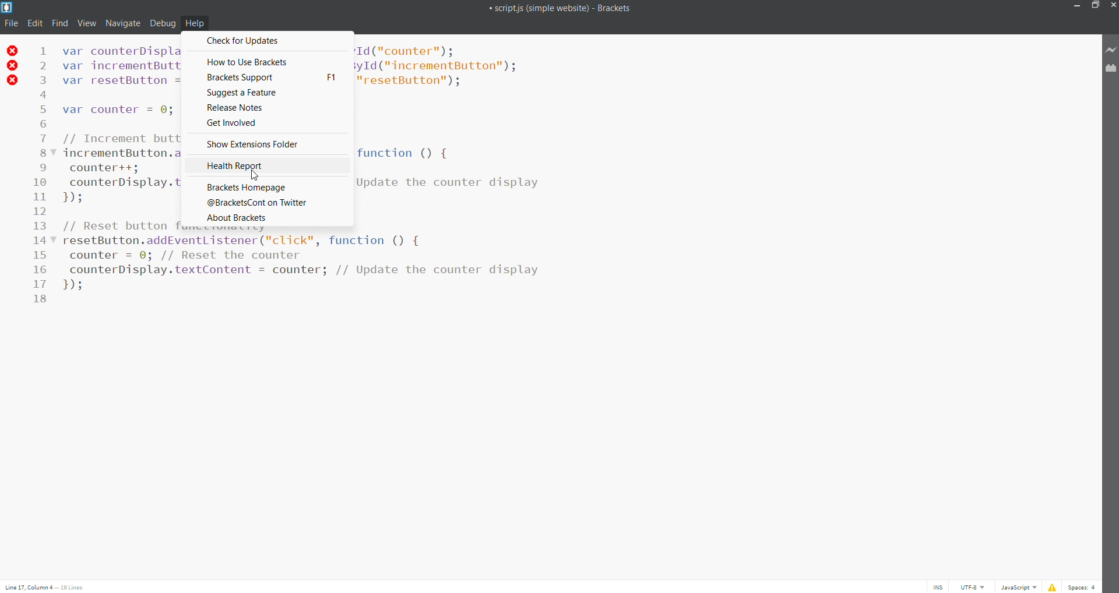 The width and height of the screenshot is (1119, 593). I want to click on live preview, so click(1111, 51).